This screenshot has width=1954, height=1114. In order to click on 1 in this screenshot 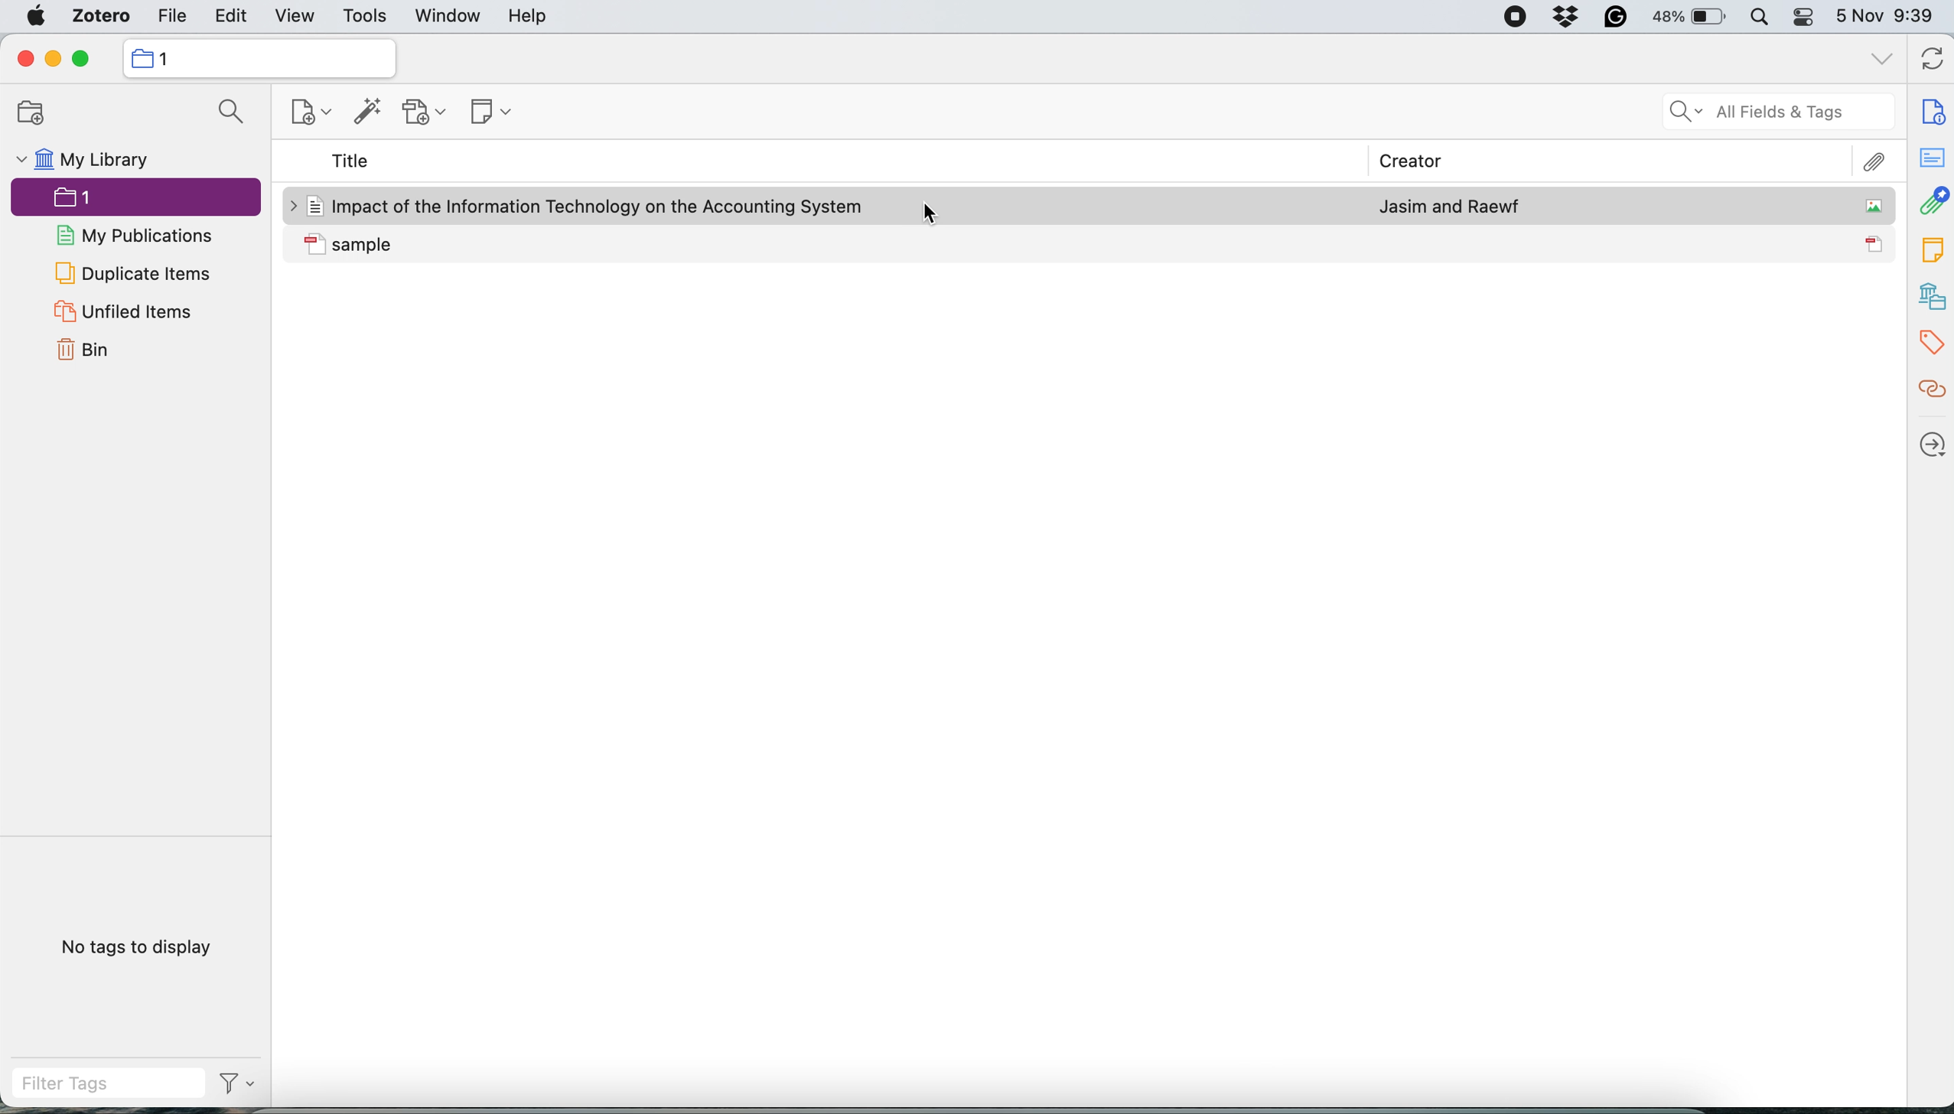, I will do `click(140, 198)`.